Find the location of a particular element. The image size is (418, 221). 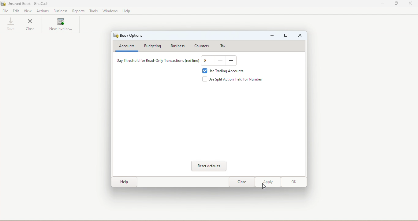

Edit is located at coordinates (16, 12).